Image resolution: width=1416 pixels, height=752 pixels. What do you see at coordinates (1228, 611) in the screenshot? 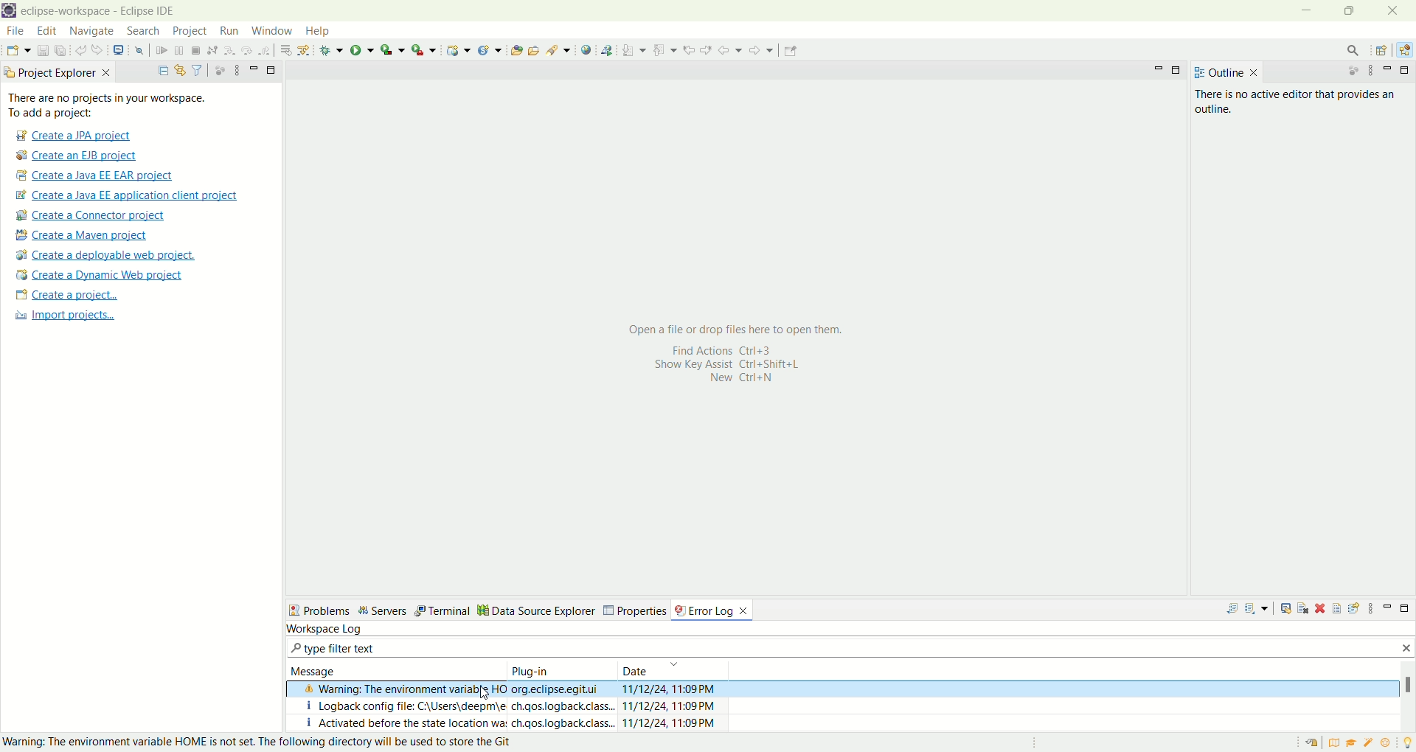
I see `export log` at bounding box center [1228, 611].